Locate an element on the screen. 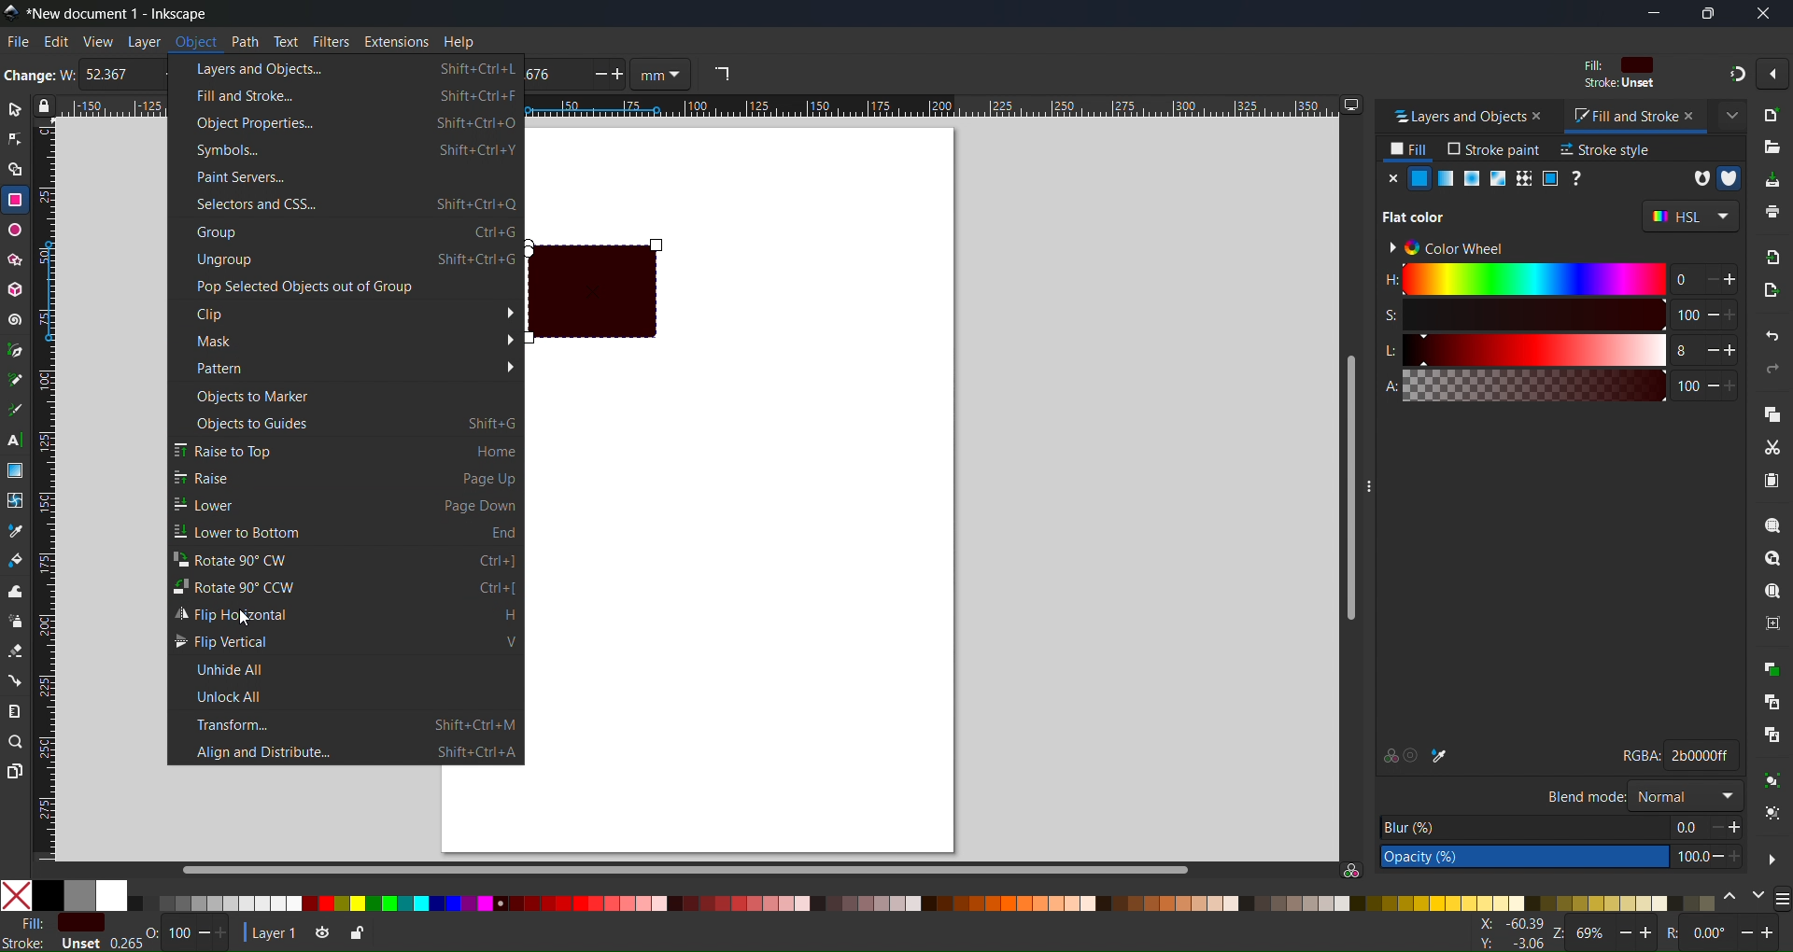  Enable snapping is located at coordinates (1772, 74).